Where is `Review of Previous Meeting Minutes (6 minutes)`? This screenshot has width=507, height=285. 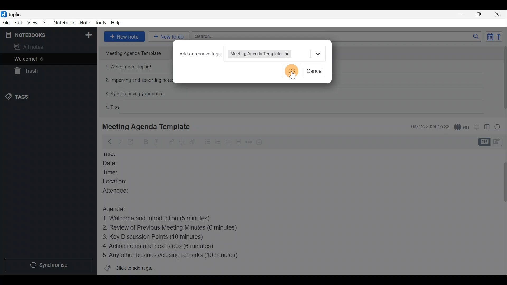 Review of Previous Meeting Minutes (6 minutes) is located at coordinates (178, 229).